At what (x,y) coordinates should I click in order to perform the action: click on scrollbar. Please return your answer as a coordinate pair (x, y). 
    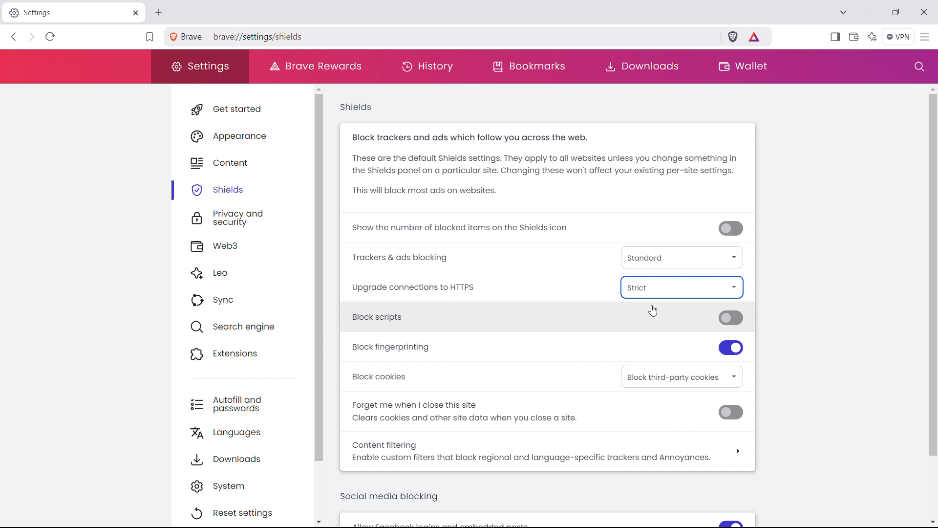
    Looking at the image, I should click on (321, 278).